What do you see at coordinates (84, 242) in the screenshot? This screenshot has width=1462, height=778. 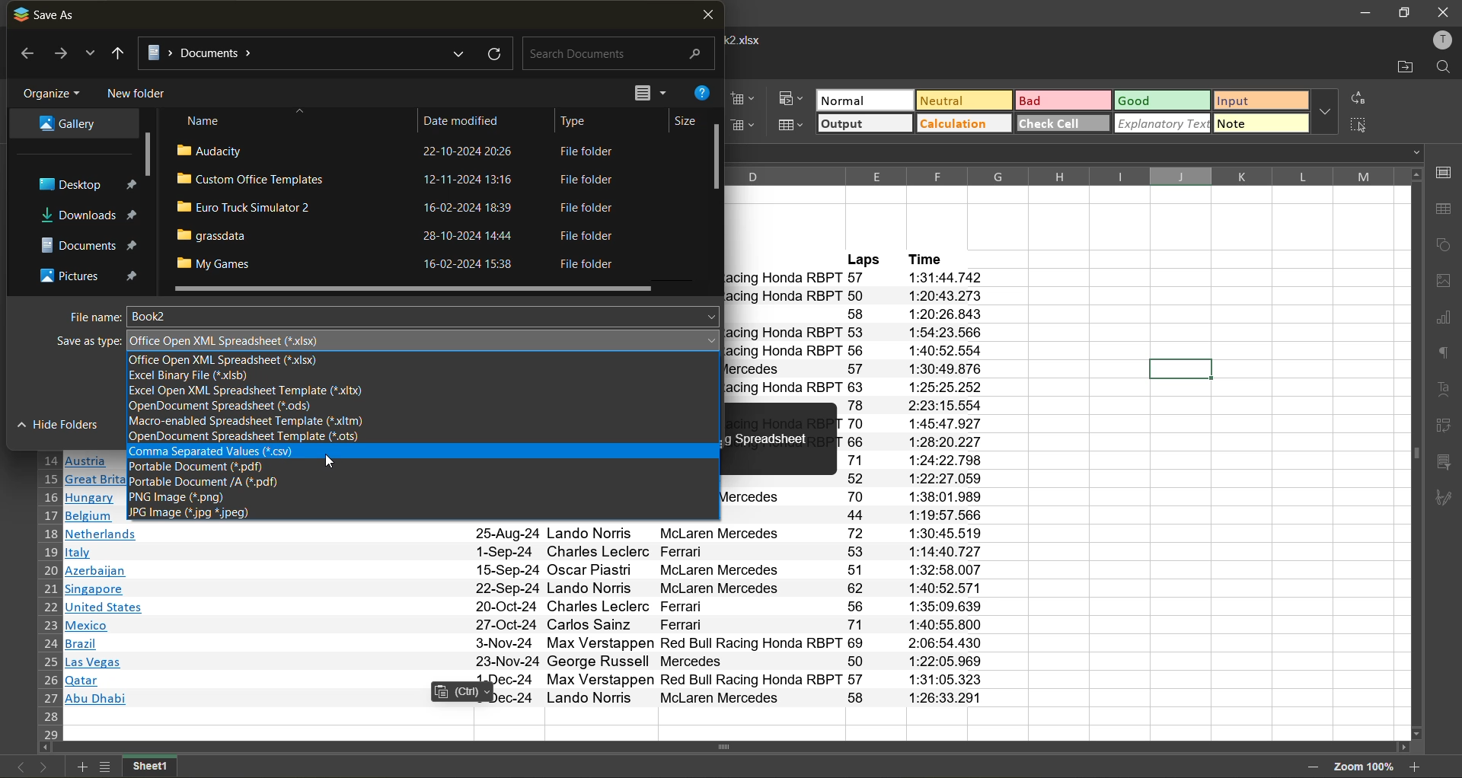 I see `folder` at bounding box center [84, 242].